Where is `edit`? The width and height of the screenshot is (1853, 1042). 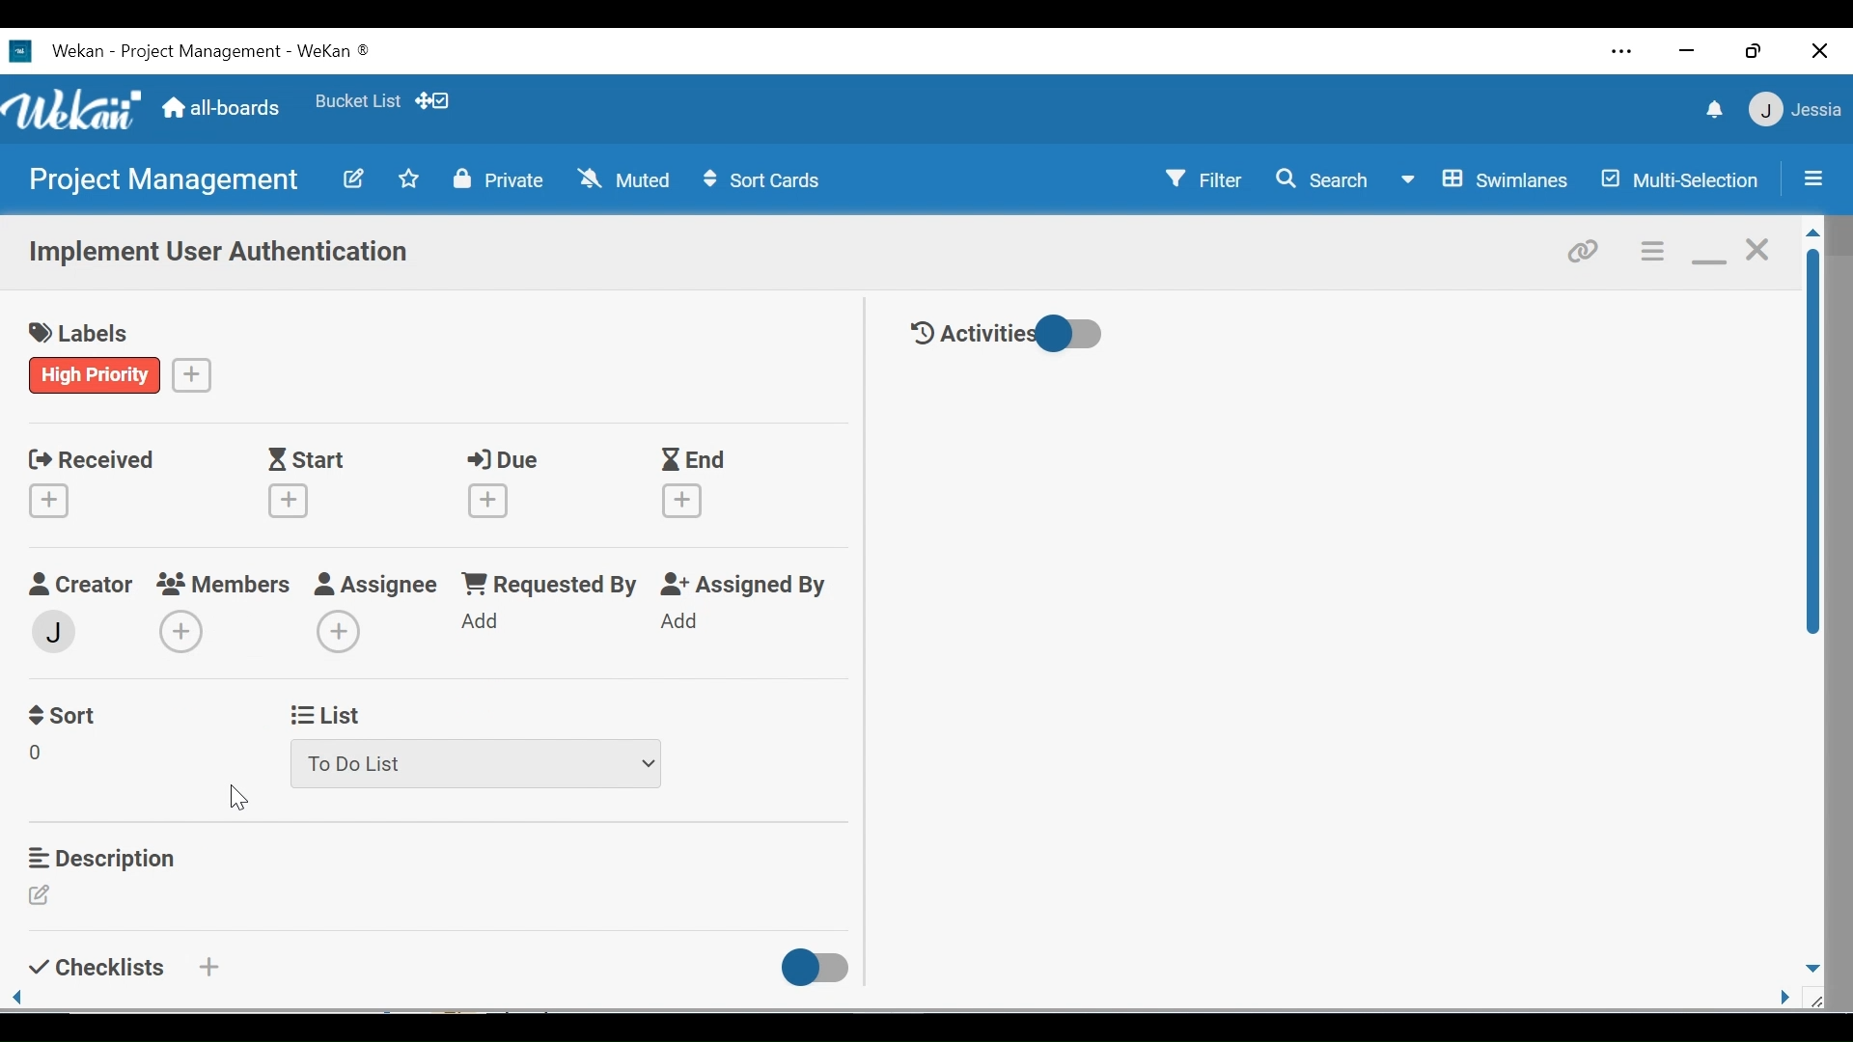
edit is located at coordinates (40, 756).